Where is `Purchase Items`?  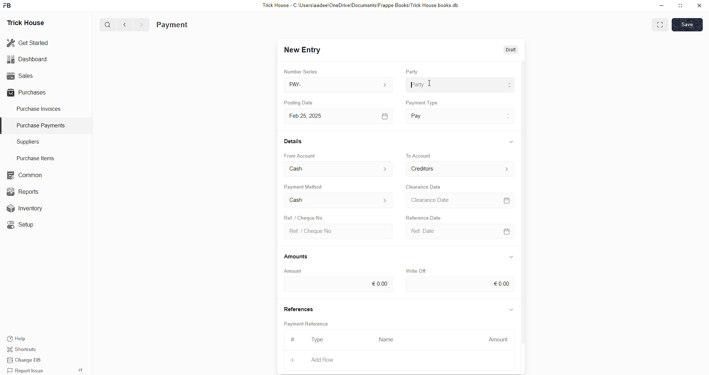 Purchase Items is located at coordinates (38, 157).